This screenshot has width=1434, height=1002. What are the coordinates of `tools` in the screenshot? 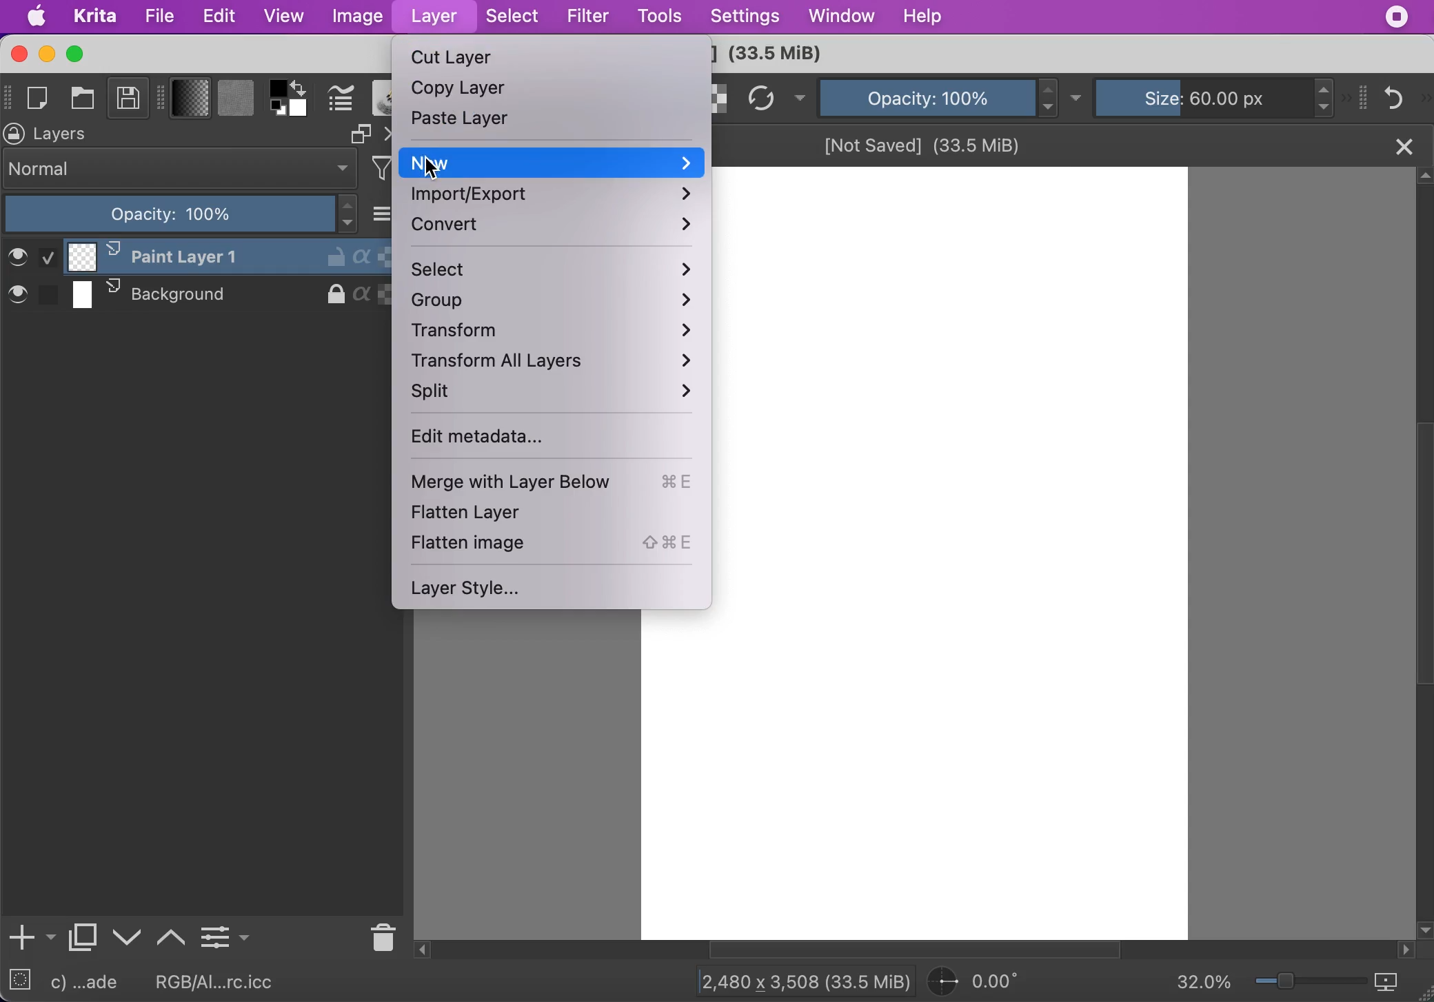 It's located at (660, 17).